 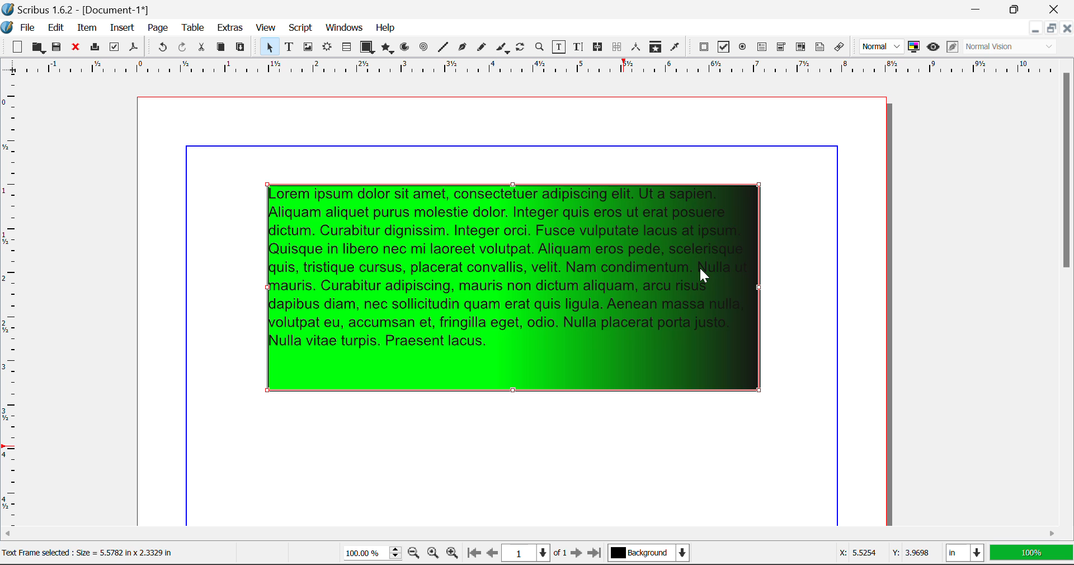 I want to click on File, so click(x=30, y=29).